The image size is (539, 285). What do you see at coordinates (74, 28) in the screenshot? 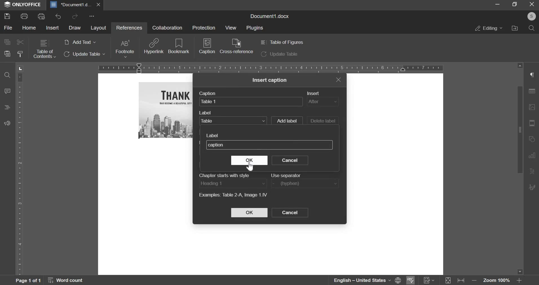
I see `draw` at bounding box center [74, 28].